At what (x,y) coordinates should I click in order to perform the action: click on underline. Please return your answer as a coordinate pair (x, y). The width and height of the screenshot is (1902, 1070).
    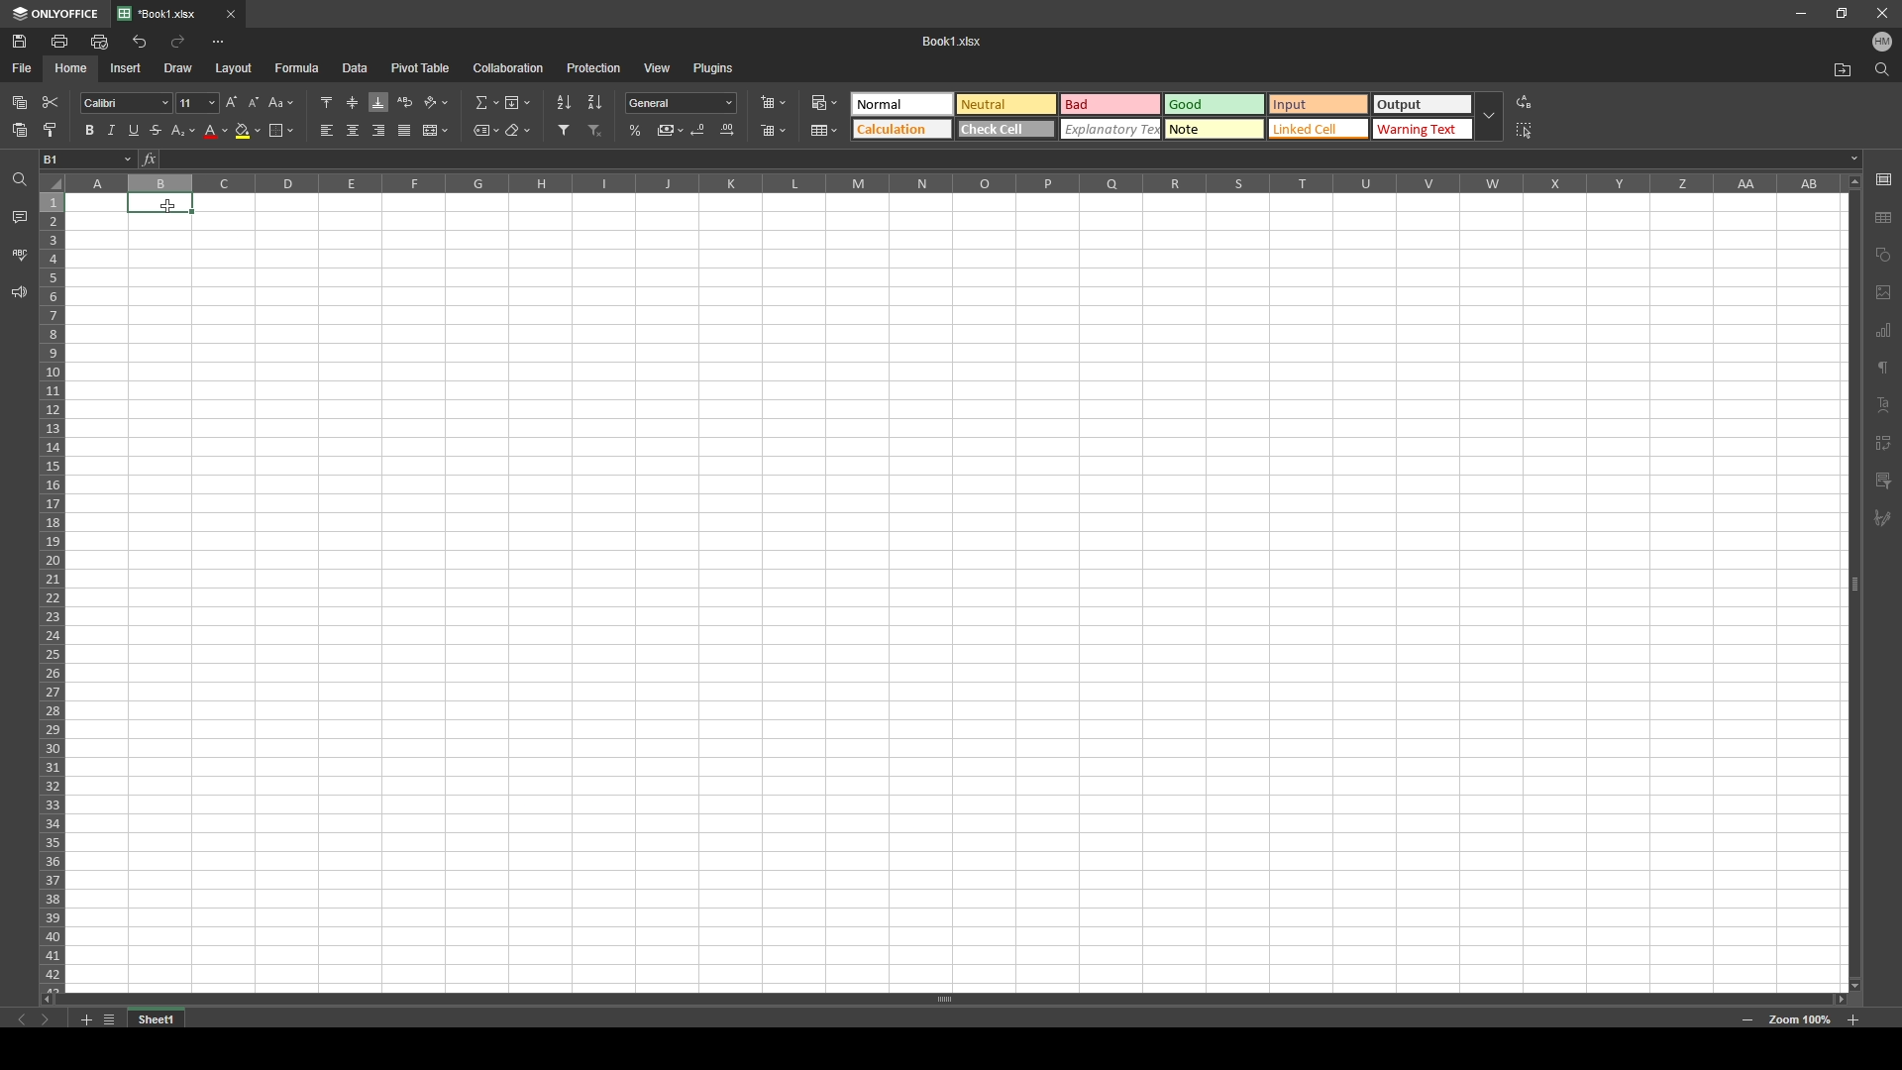
    Looking at the image, I should click on (134, 131).